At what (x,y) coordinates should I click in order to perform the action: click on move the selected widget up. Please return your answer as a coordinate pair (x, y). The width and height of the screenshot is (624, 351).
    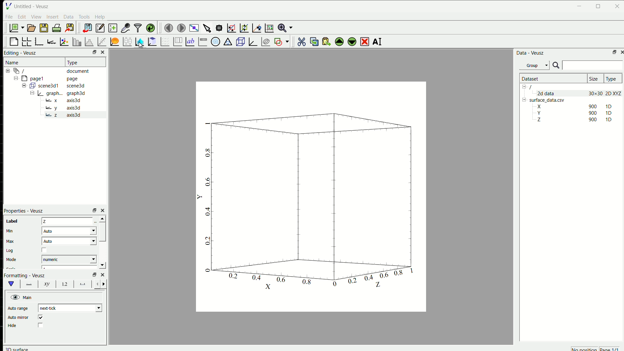
    Looking at the image, I should click on (339, 41).